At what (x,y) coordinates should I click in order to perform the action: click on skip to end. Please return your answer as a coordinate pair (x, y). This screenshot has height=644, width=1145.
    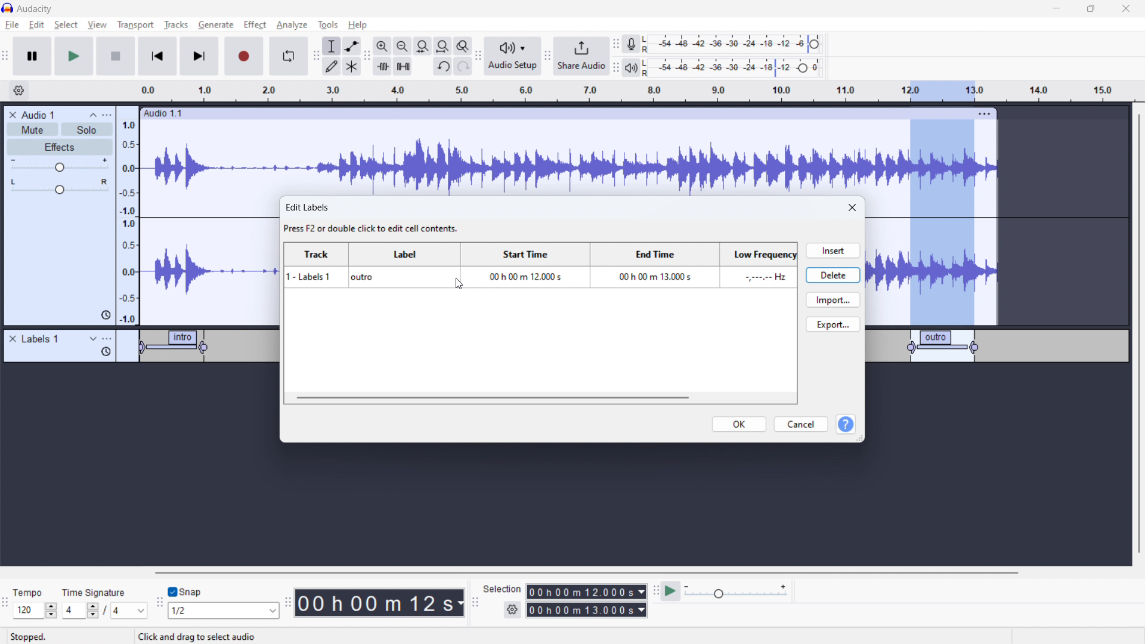
    Looking at the image, I should click on (203, 56).